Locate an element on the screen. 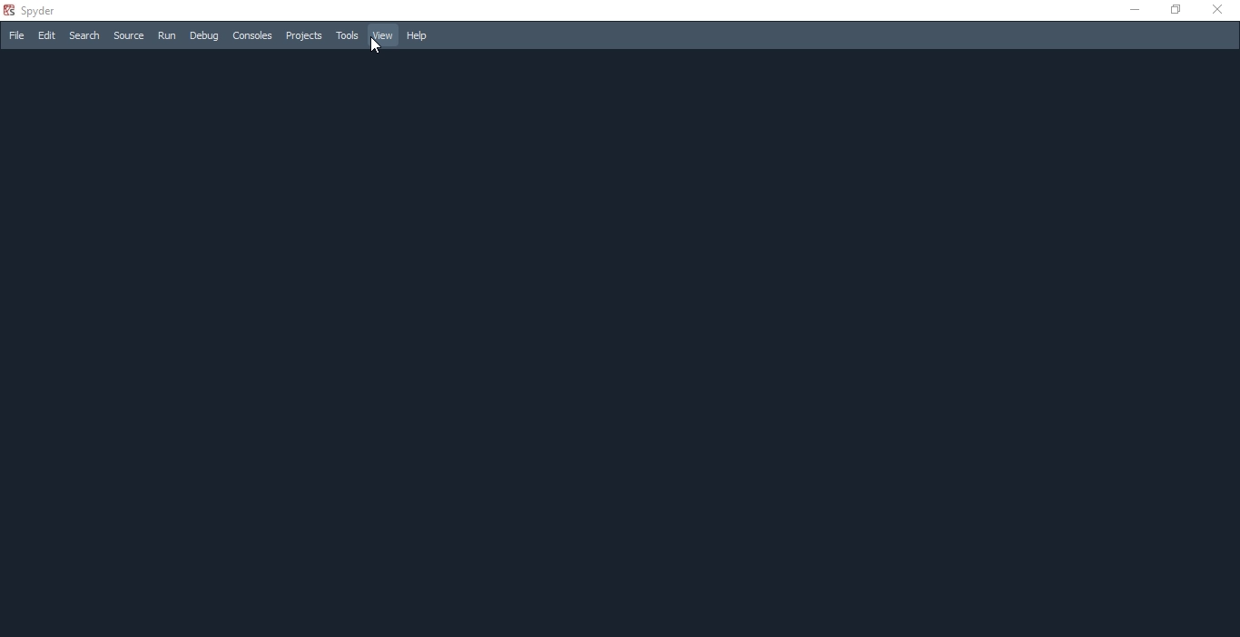  restore is located at coordinates (1174, 9).